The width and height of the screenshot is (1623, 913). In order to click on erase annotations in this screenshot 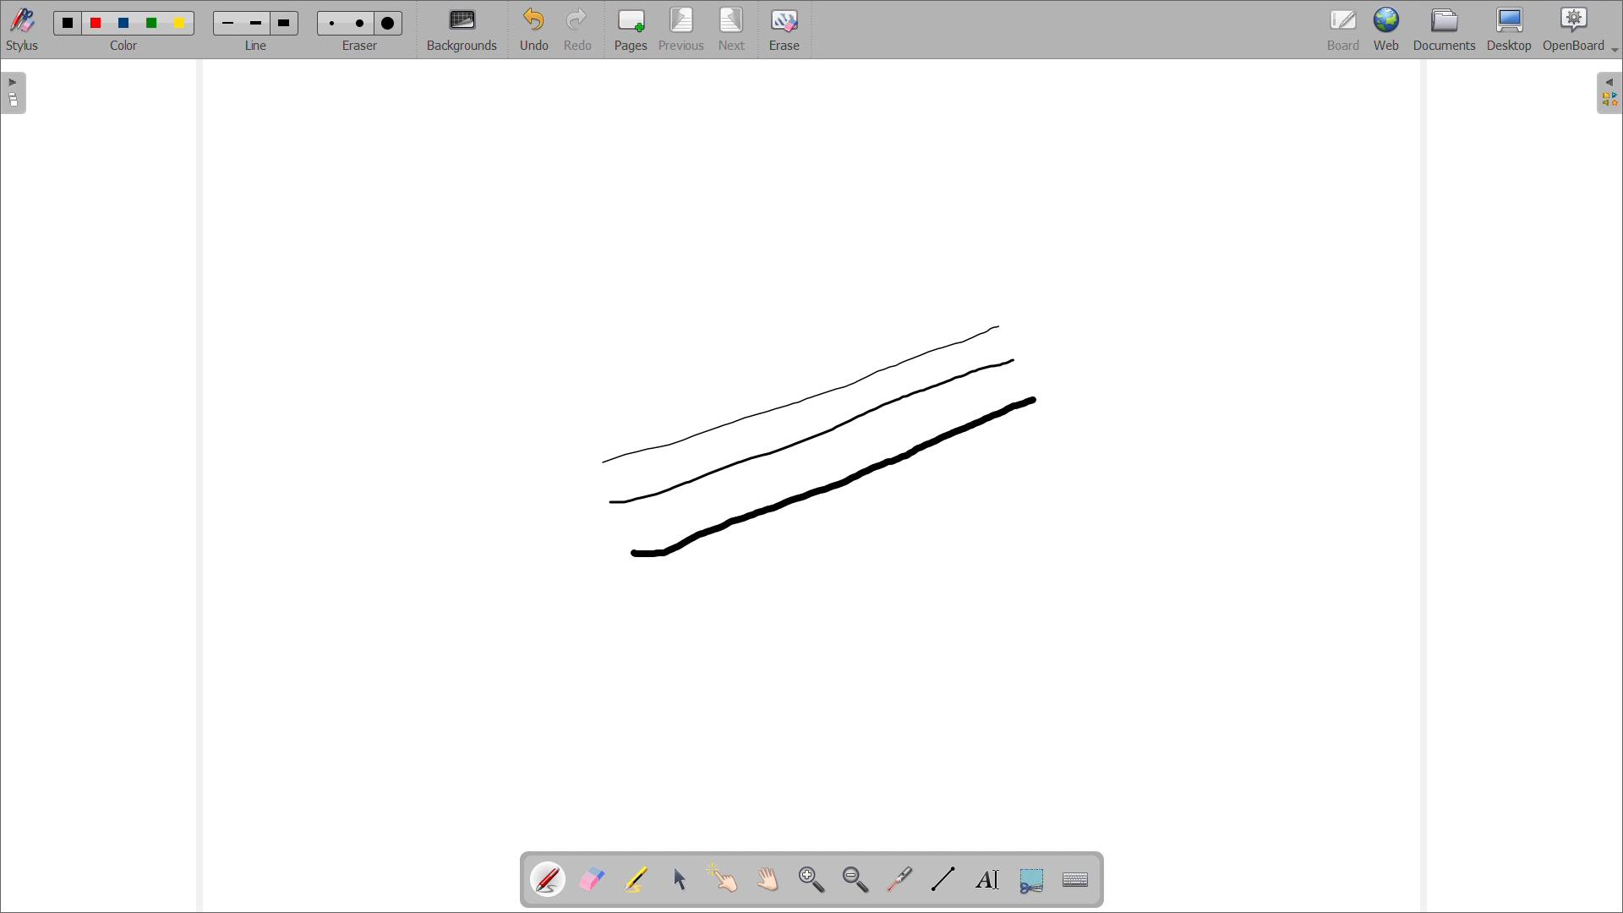, I will do `click(593, 879)`.